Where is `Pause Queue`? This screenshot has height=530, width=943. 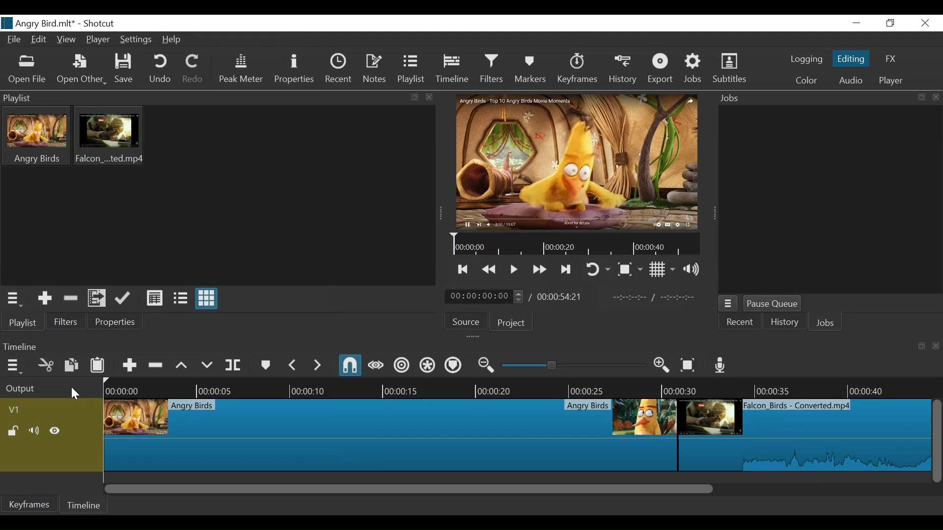 Pause Queue is located at coordinates (775, 304).